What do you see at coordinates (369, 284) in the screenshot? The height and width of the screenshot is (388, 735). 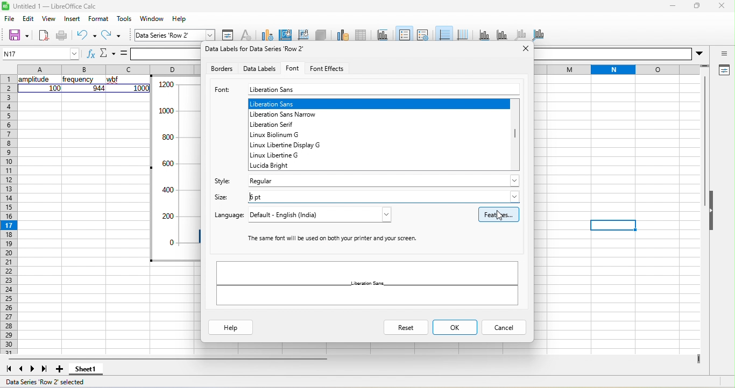 I see `liberation sans` at bounding box center [369, 284].